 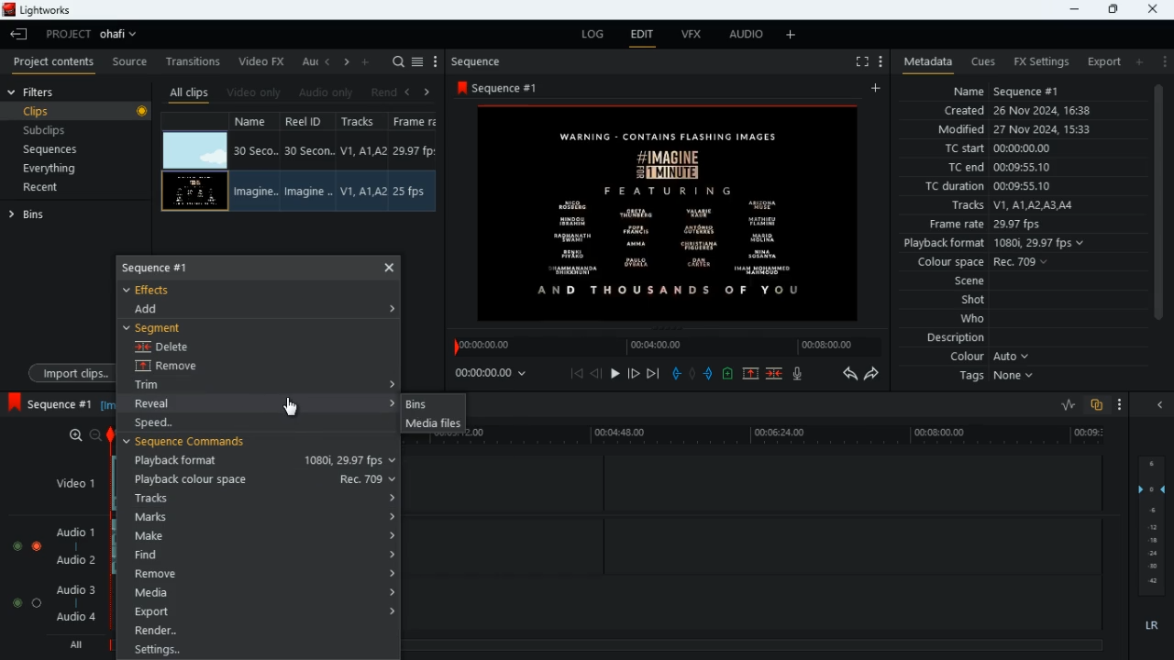 I want to click on up, so click(x=749, y=374).